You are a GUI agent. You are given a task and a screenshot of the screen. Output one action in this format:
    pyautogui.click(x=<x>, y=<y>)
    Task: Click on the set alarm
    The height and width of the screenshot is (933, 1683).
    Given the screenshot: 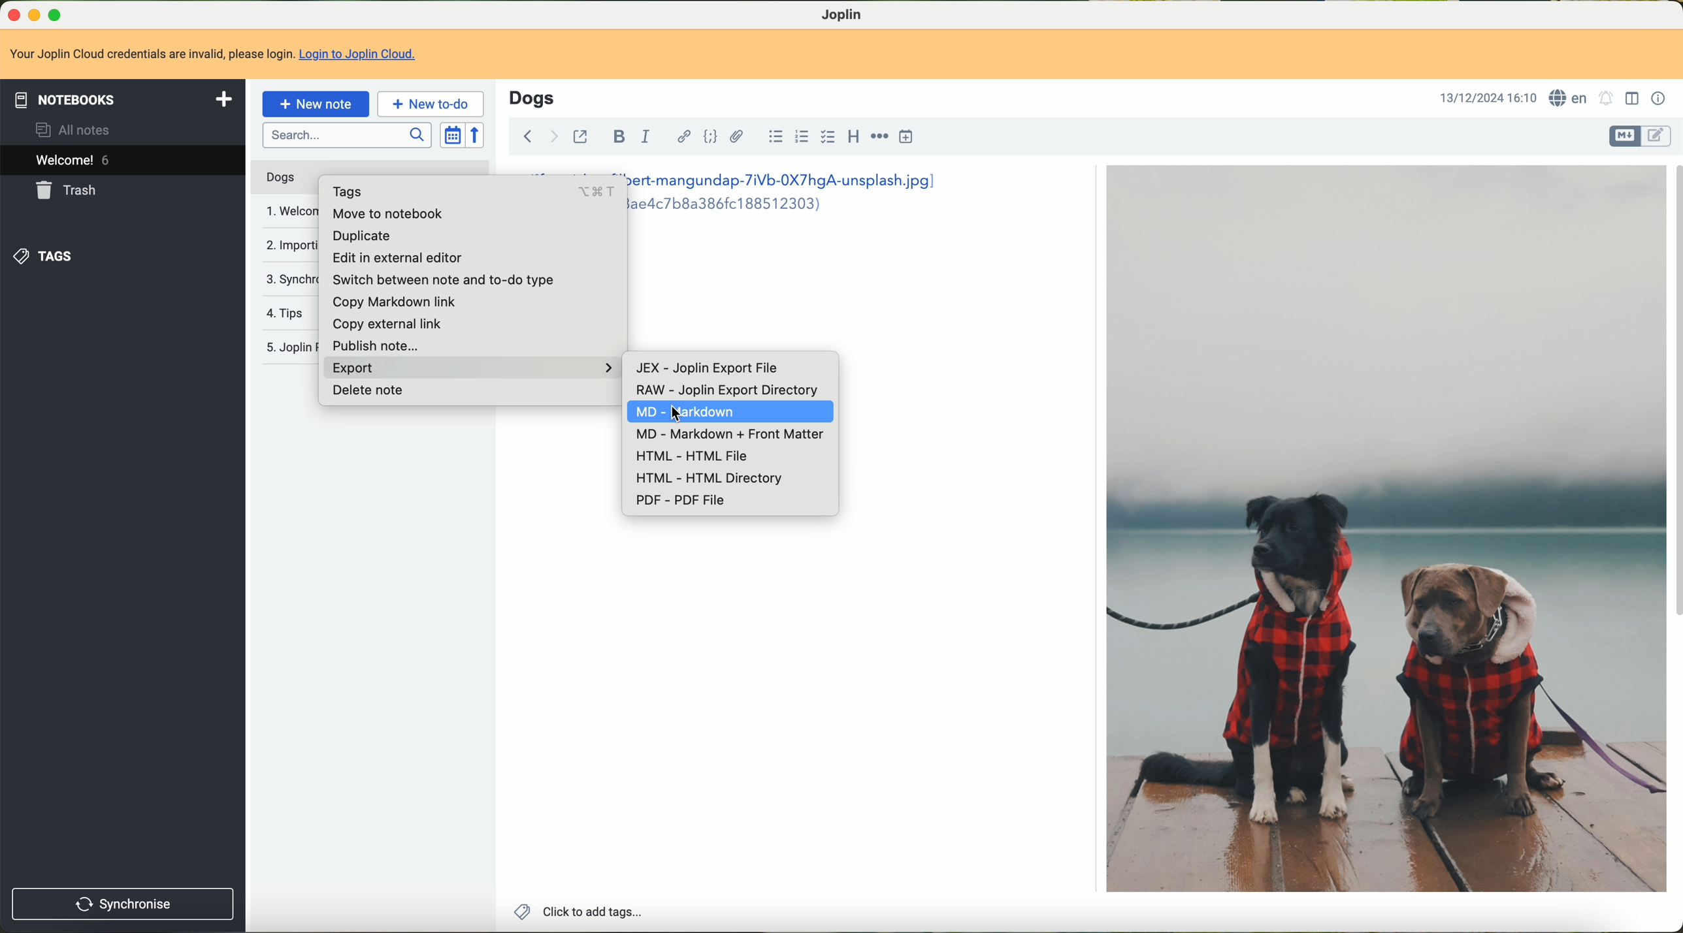 What is the action you would take?
    pyautogui.click(x=1605, y=97)
    